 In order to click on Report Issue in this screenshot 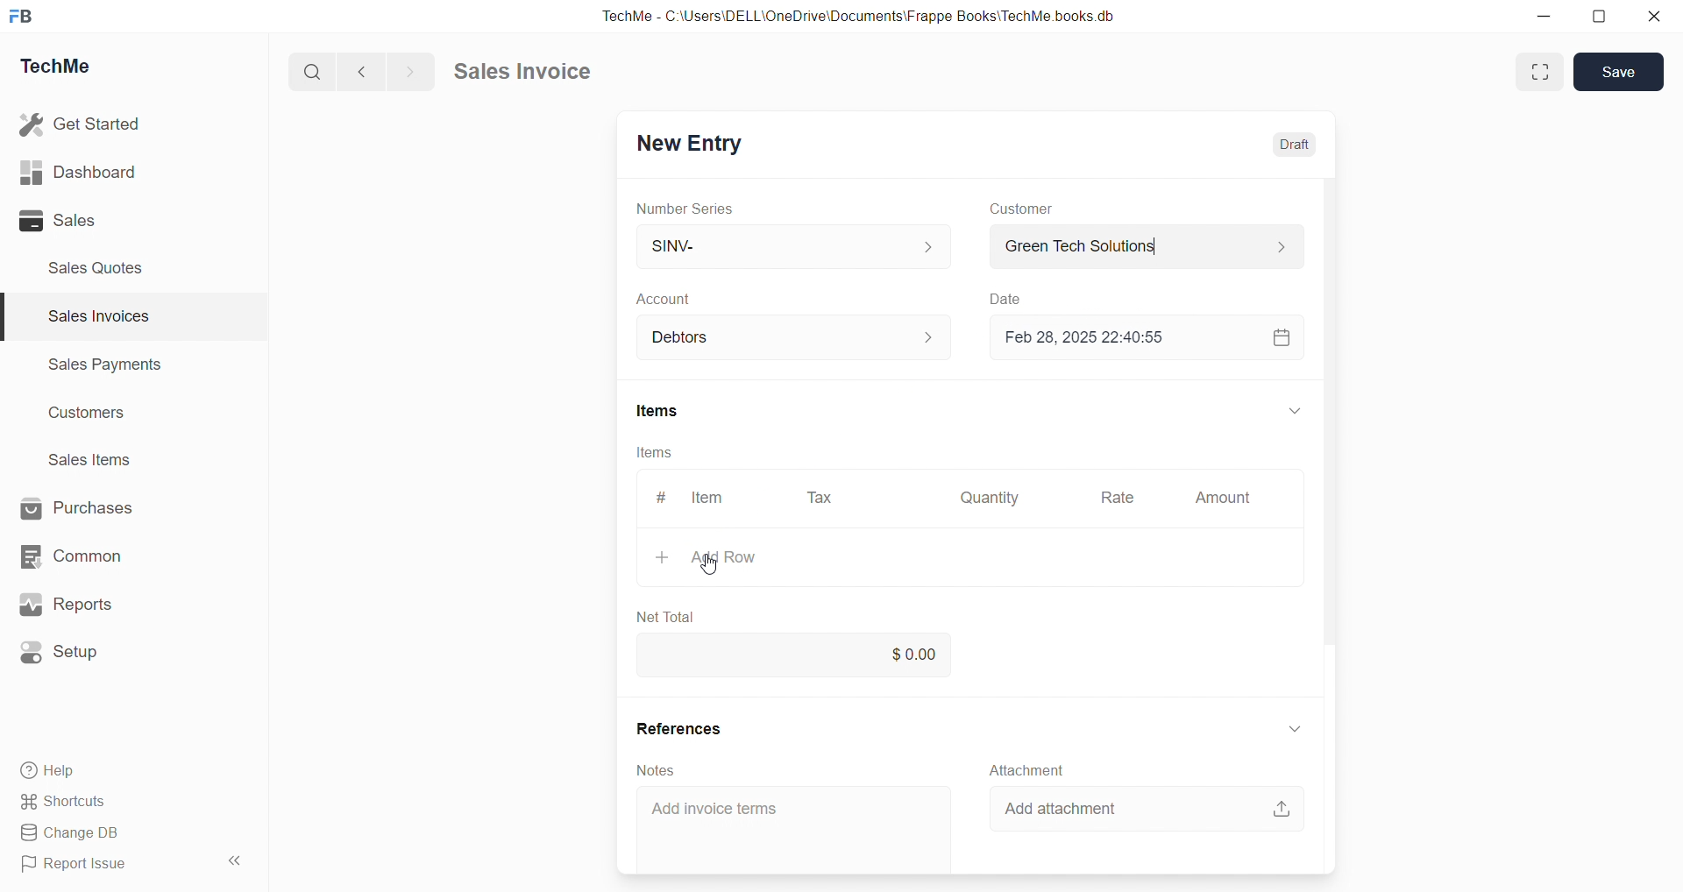, I will do `click(79, 861)`.